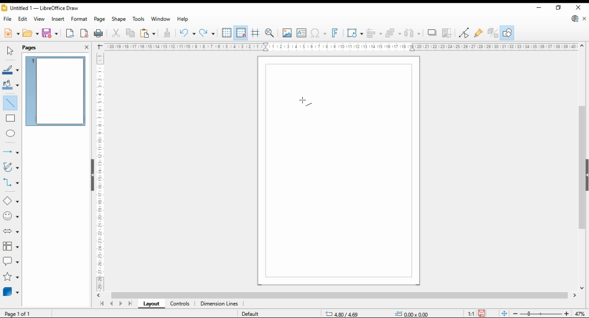 The height and width of the screenshot is (318, 589). I want to click on next page, so click(122, 304).